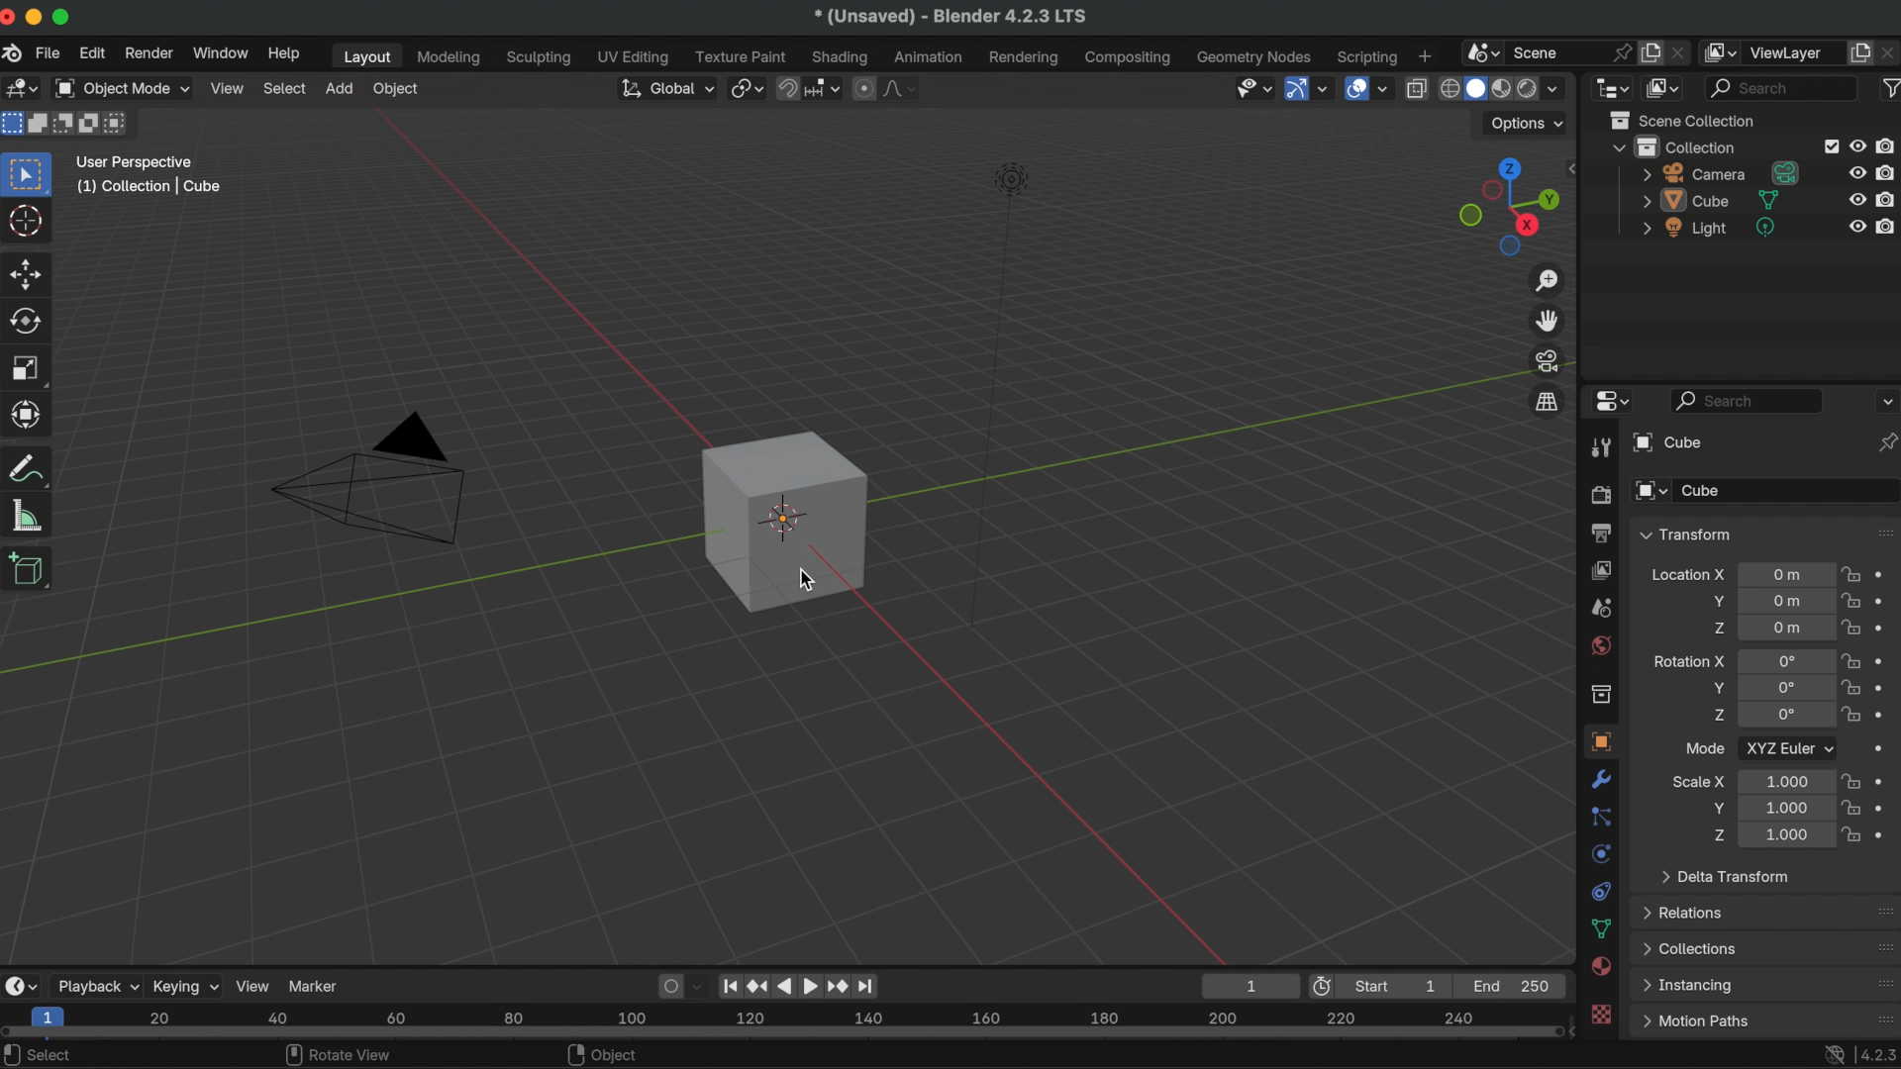 This screenshot has height=1069, width=1901. What do you see at coordinates (20, 985) in the screenshot?
I see `editor type` at bounding box center [20, 985].